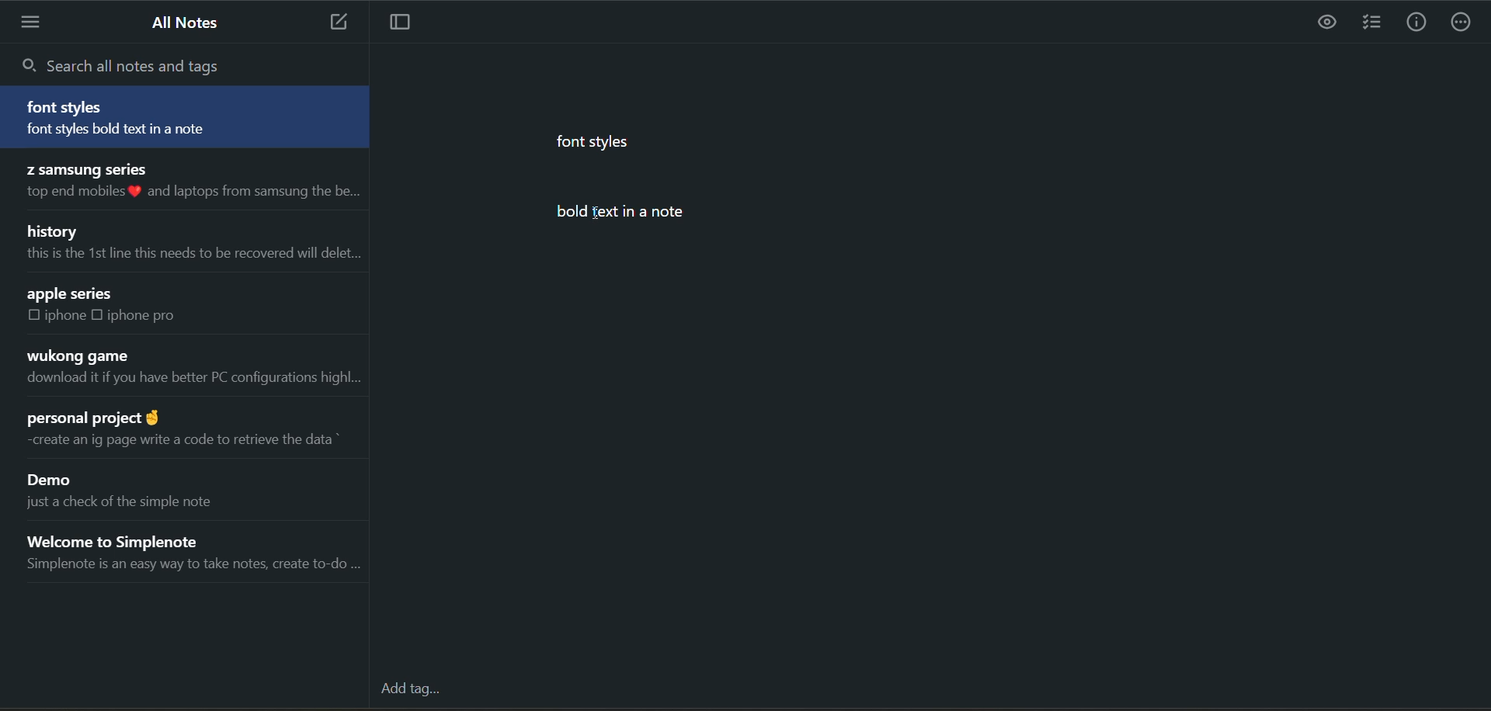  What do you see at coordinates (192, 381) in the screenshot?
I see `download it if you have better PC configurations highl...` at bounding box center [192, 381].